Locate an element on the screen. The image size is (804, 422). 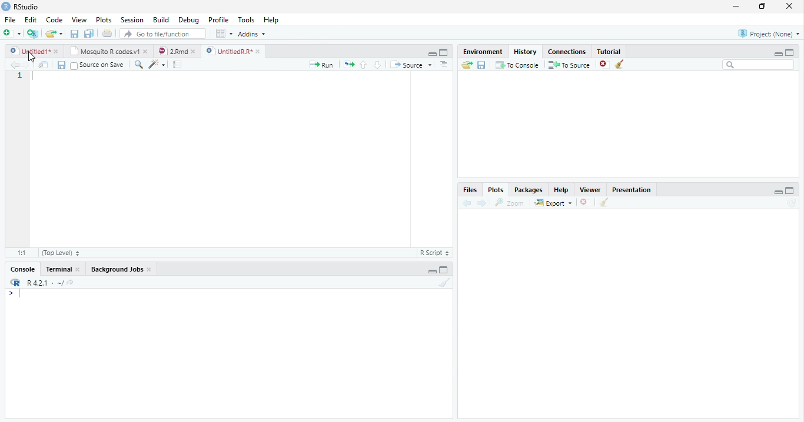
Console is located at coordinates (24, 269).